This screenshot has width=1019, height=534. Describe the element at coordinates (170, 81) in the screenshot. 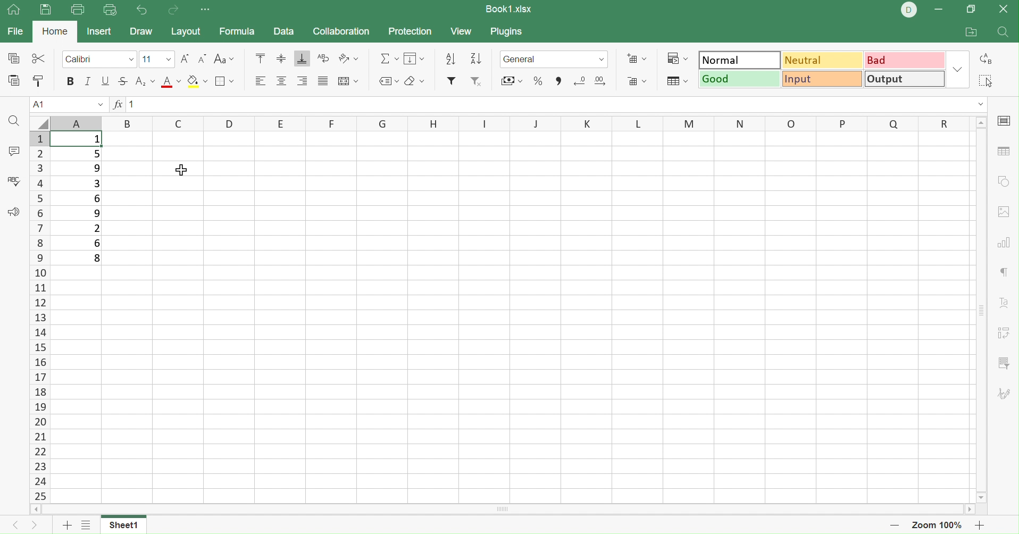

I see `Font` at that location.